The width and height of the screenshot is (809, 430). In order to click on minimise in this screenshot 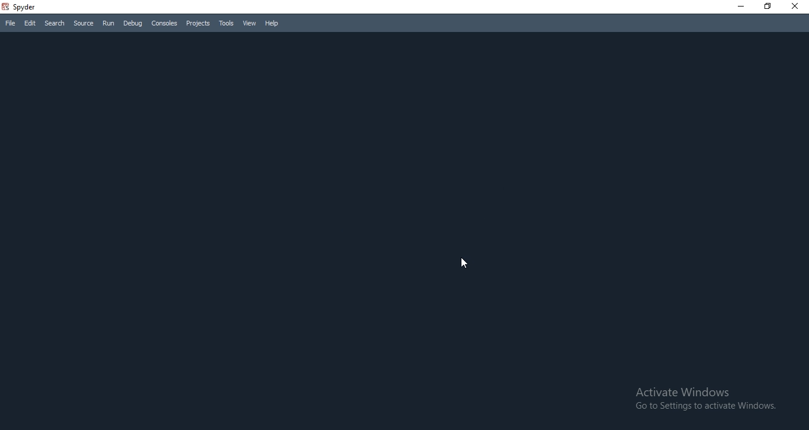, I will do `click(740, 7)`.